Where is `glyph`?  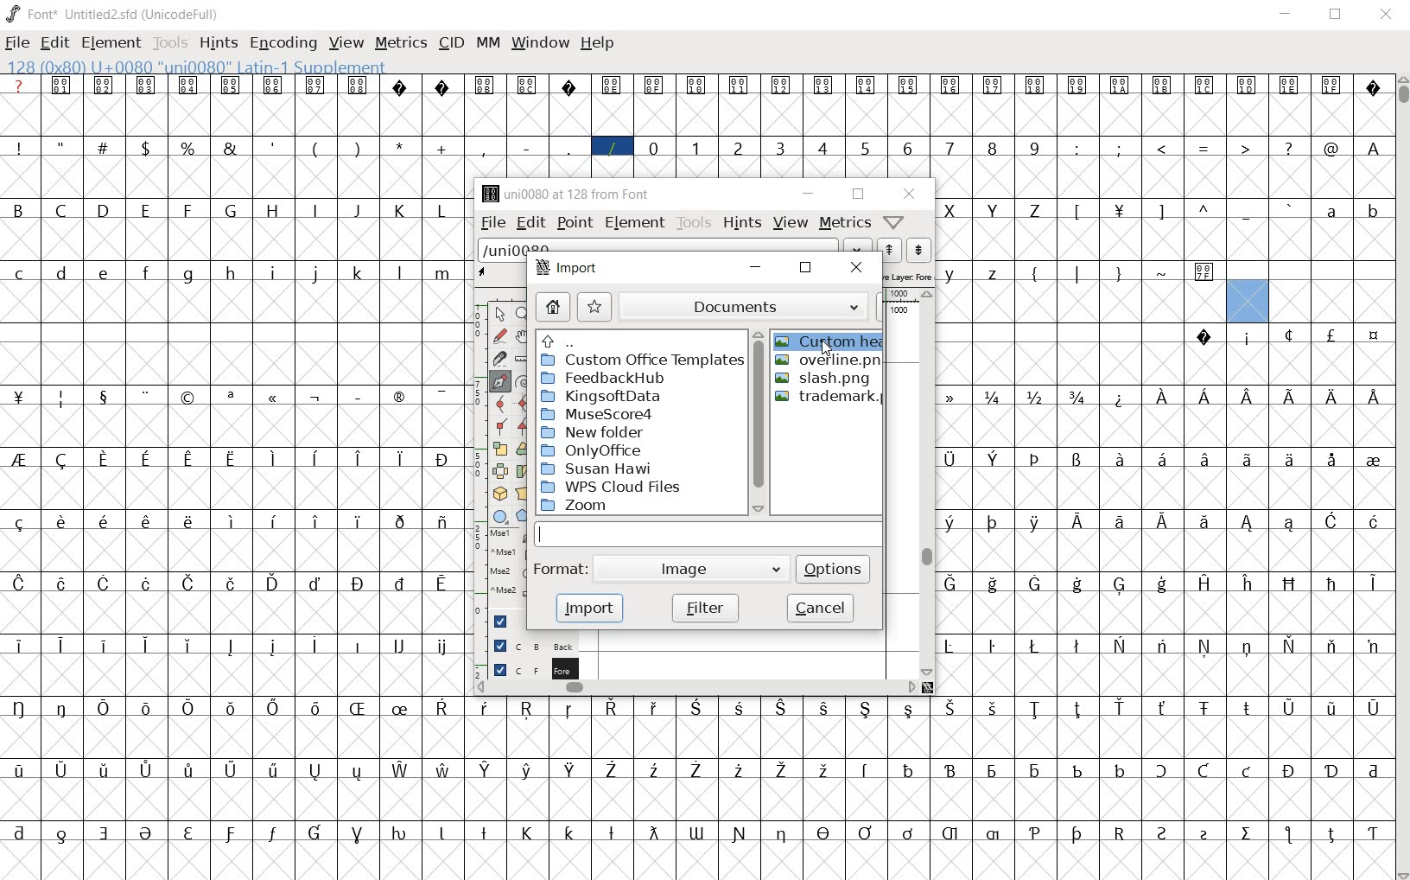
glyph is located at coordinates (1035, 523).